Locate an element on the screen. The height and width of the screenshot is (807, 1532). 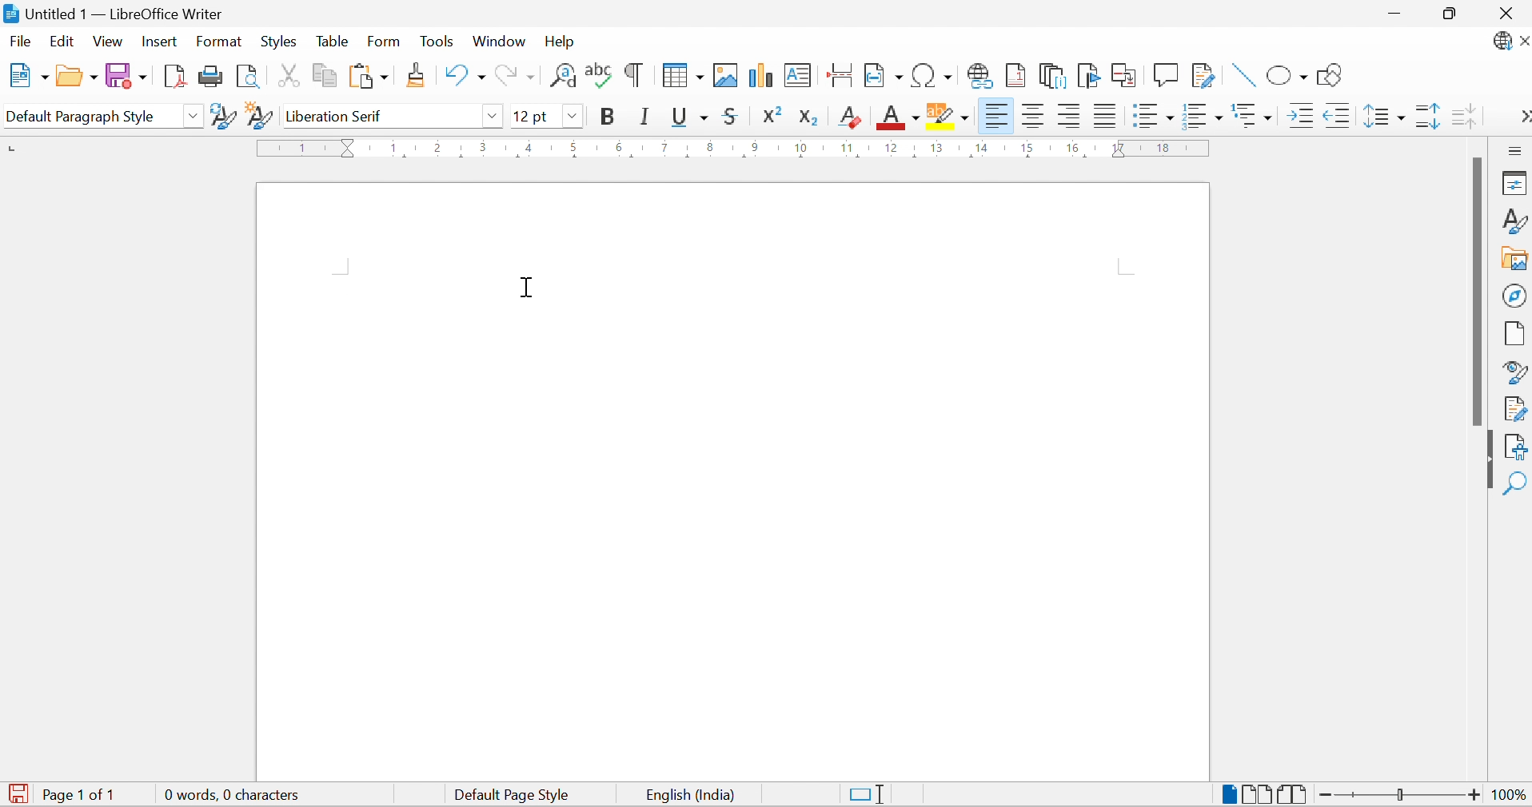
Increase Paragraph Spacing is located at coordinates (1426, 117).